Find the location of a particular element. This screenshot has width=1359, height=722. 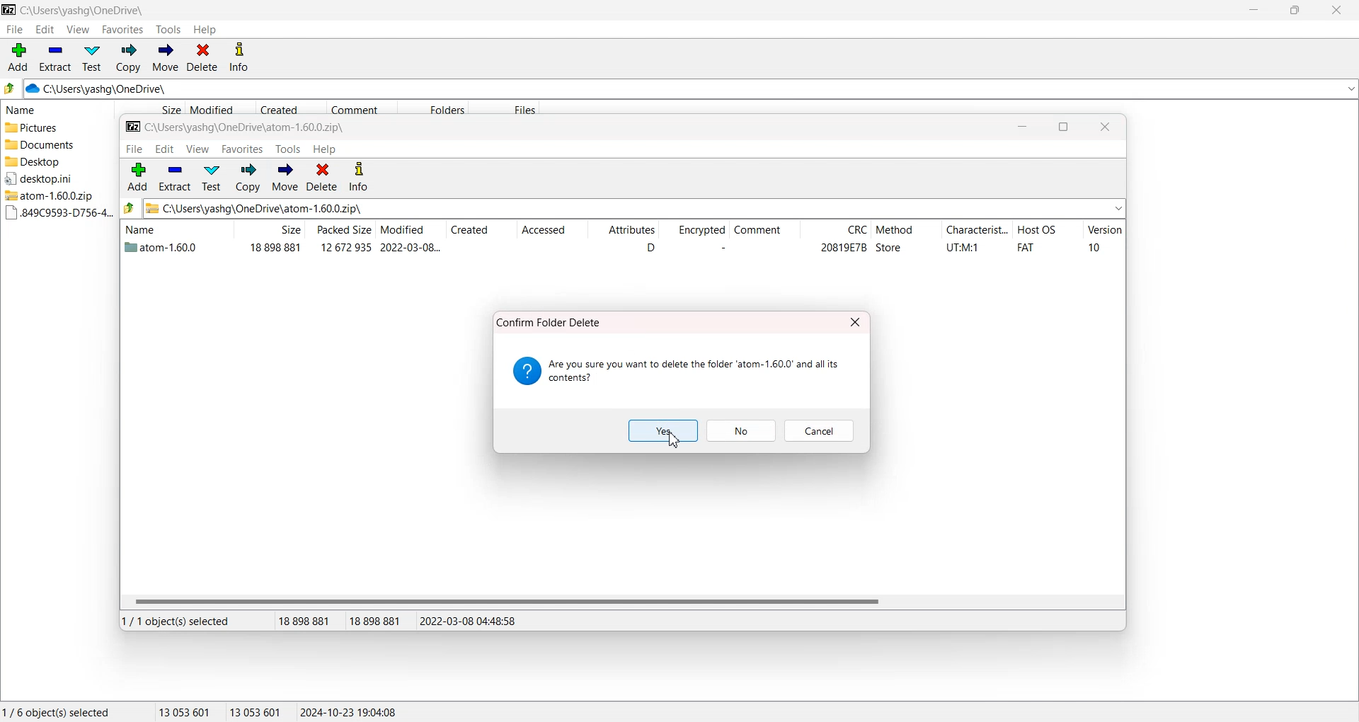

File path - C:\Users\yashg\OneDrive\atom-1.60.0.zip\ is located at coordinates (236, 128).